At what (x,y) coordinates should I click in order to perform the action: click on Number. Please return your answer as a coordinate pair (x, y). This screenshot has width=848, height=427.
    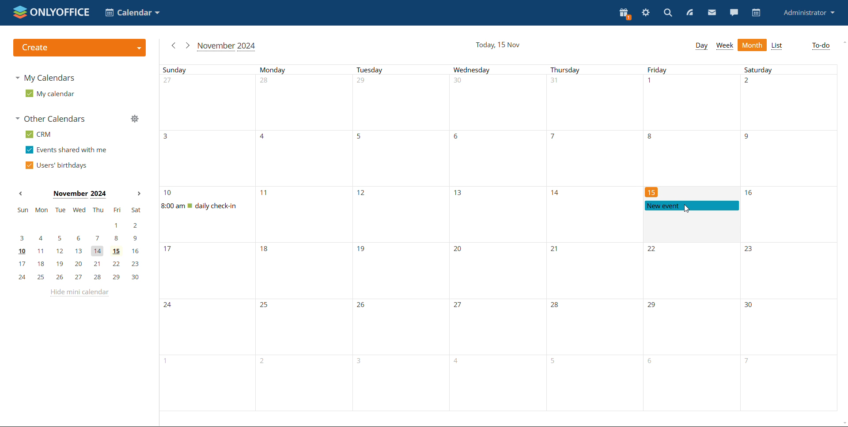
    Looking at the image, I should click on (170, 82).